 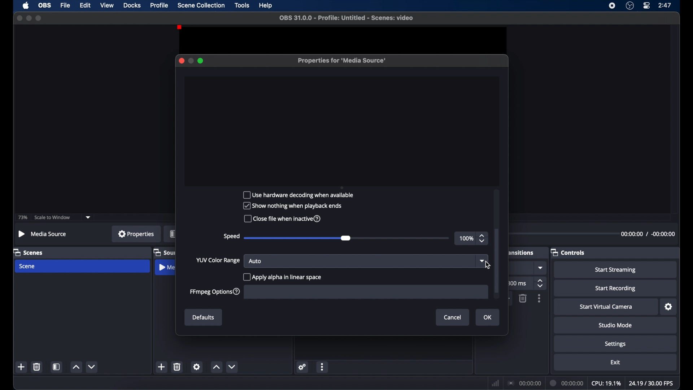 What do you see at coordinates (495, 383) in the screenshot?
I see `network` at bounding box center [495, 383].